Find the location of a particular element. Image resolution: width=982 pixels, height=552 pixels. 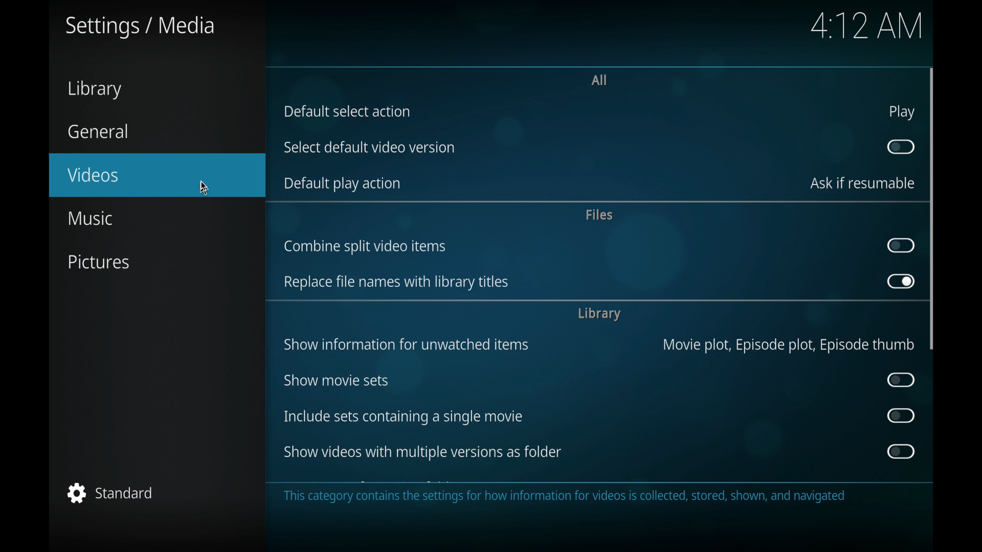

default play action is located at coordinates (340, 184).